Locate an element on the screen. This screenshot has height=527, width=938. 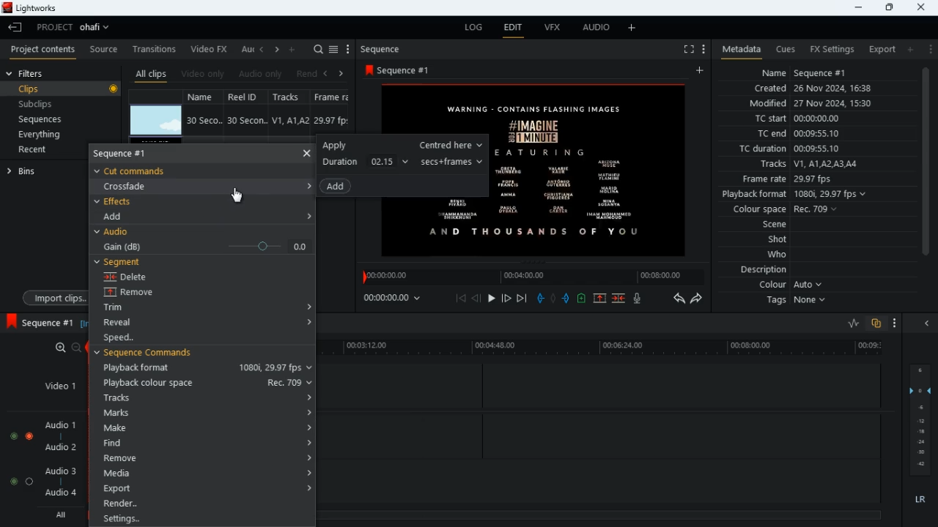
created is located at coordinates (814, 89).